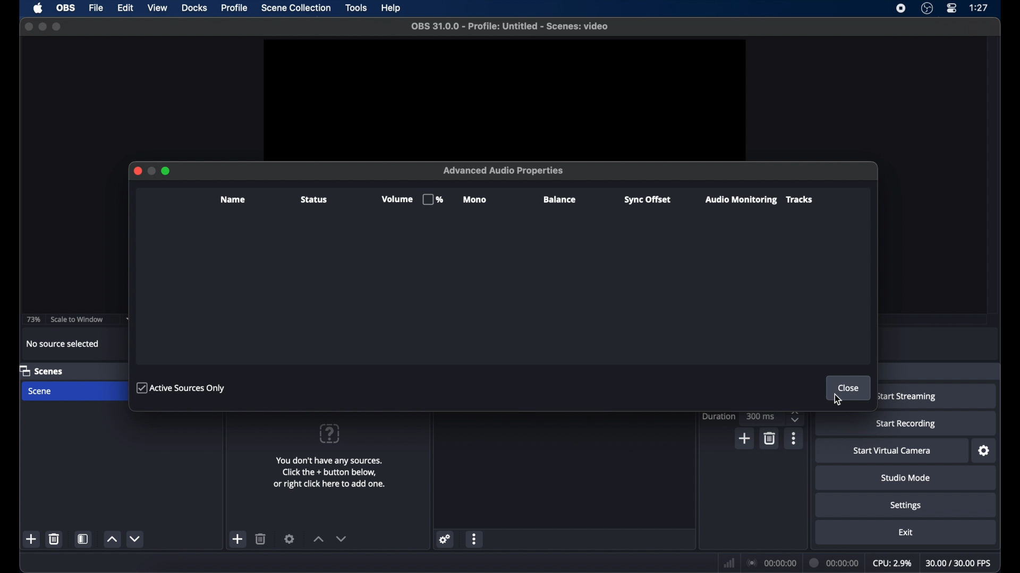 Image resolution: width=1020 pixels, height=573 pixels. Describe the element at coordinates (55, 539) in the screenshot. I see `delete` at that location.